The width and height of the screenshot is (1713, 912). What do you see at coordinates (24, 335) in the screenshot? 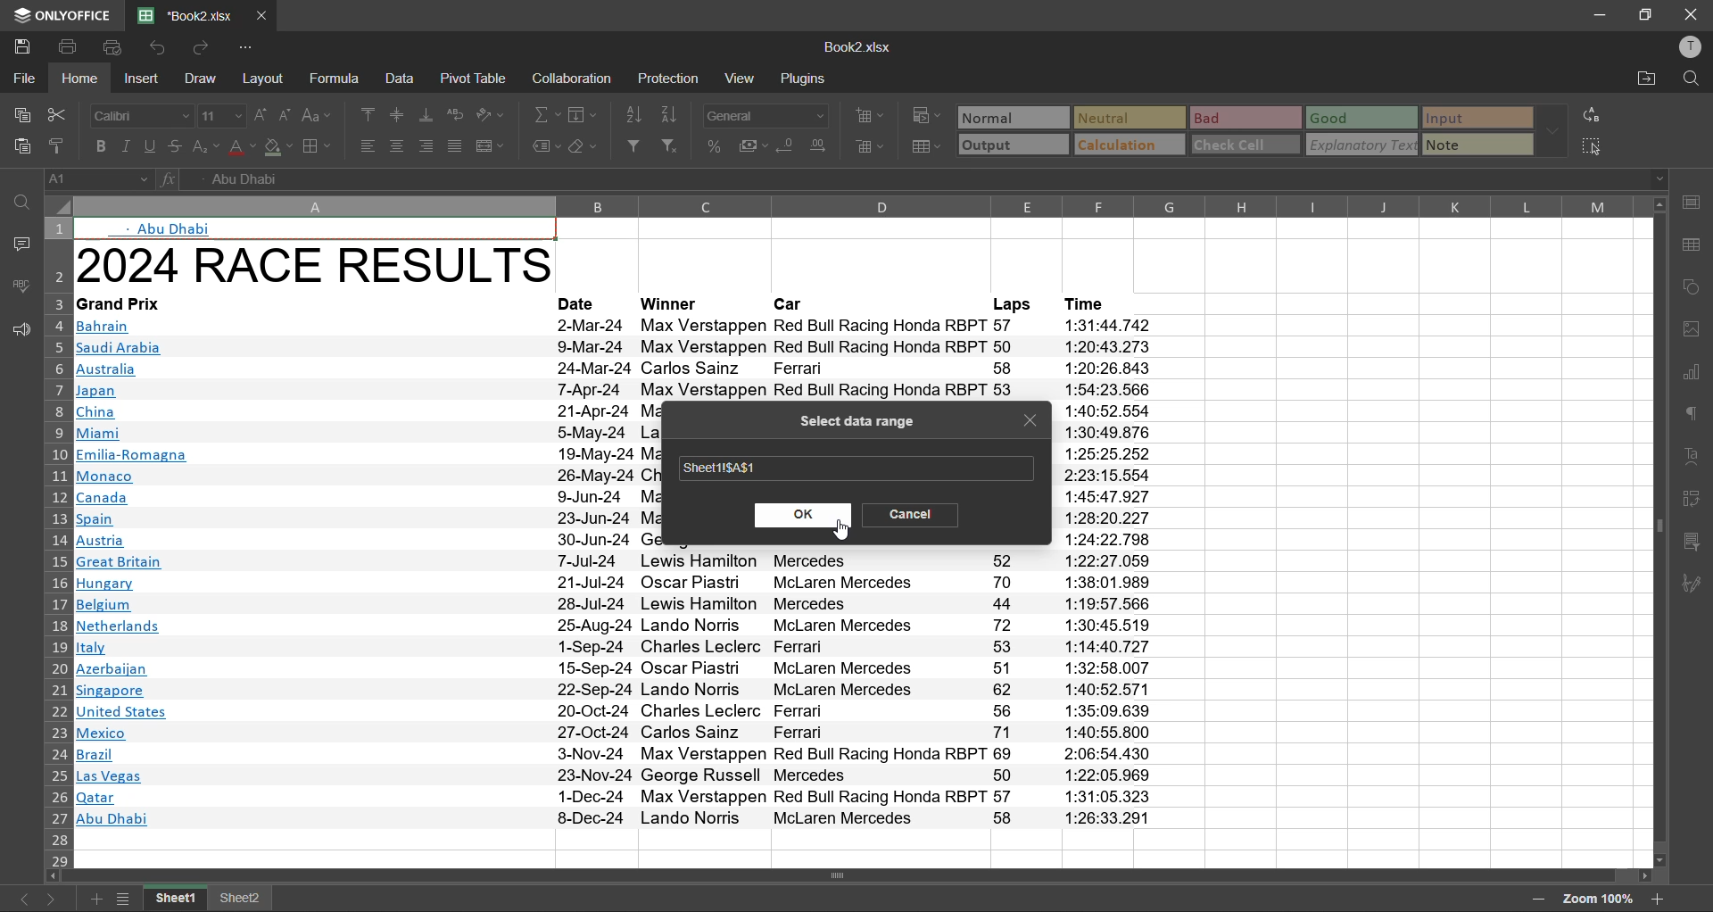
I see `feedback` at bounding box center [24, 335].